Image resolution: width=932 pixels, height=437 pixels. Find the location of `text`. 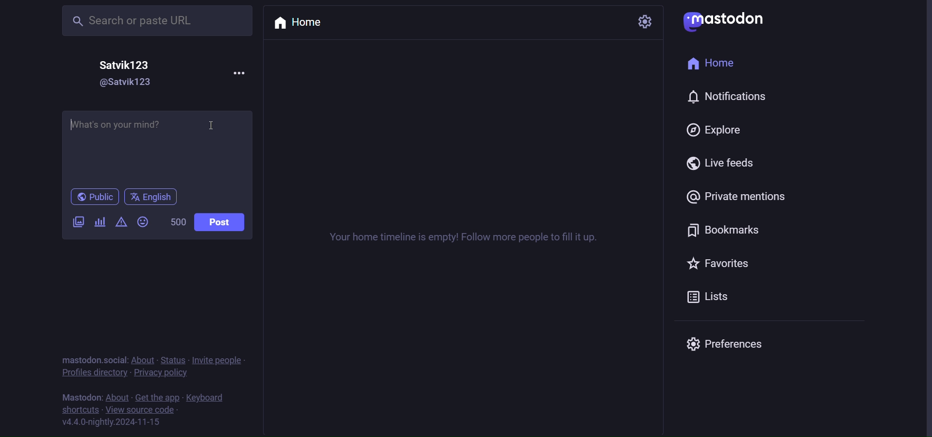

text is located at coordinates (94, 360).